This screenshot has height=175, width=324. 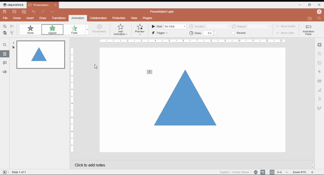 I want to click on paste, so click(x=5, y=33).